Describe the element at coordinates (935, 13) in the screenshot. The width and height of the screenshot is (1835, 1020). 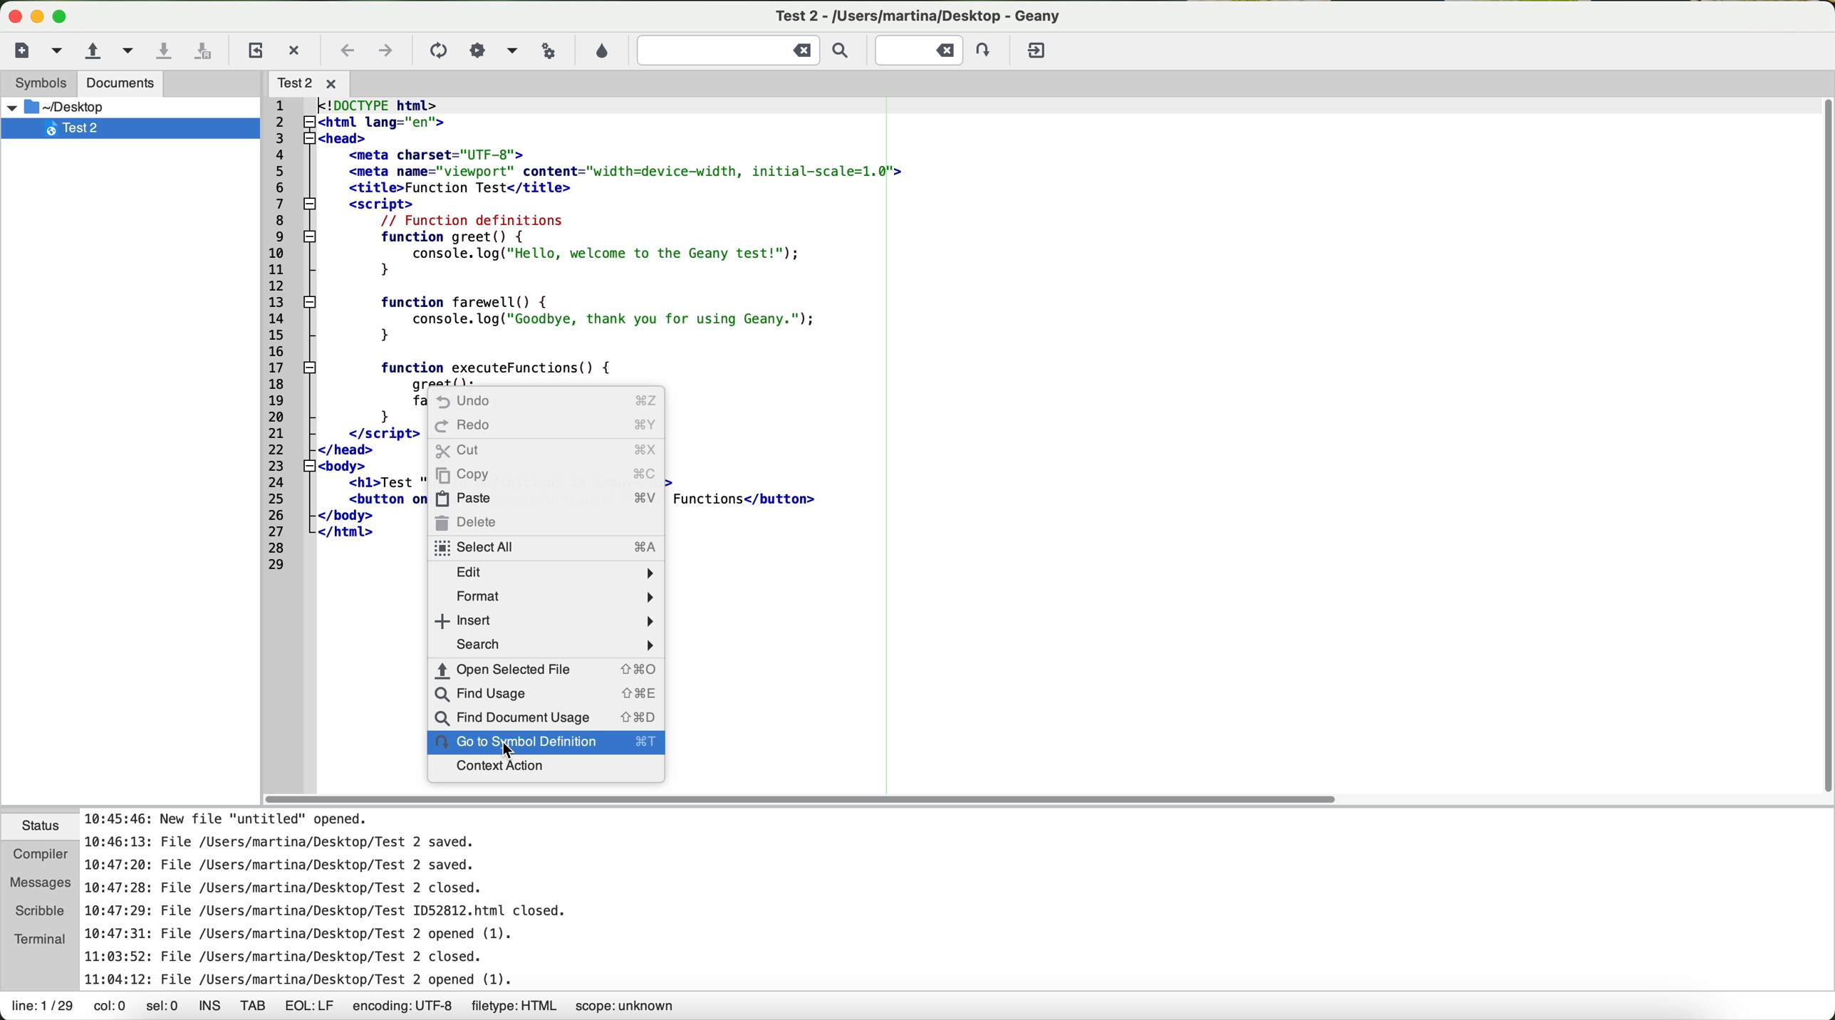
I see `test 2` at that location.